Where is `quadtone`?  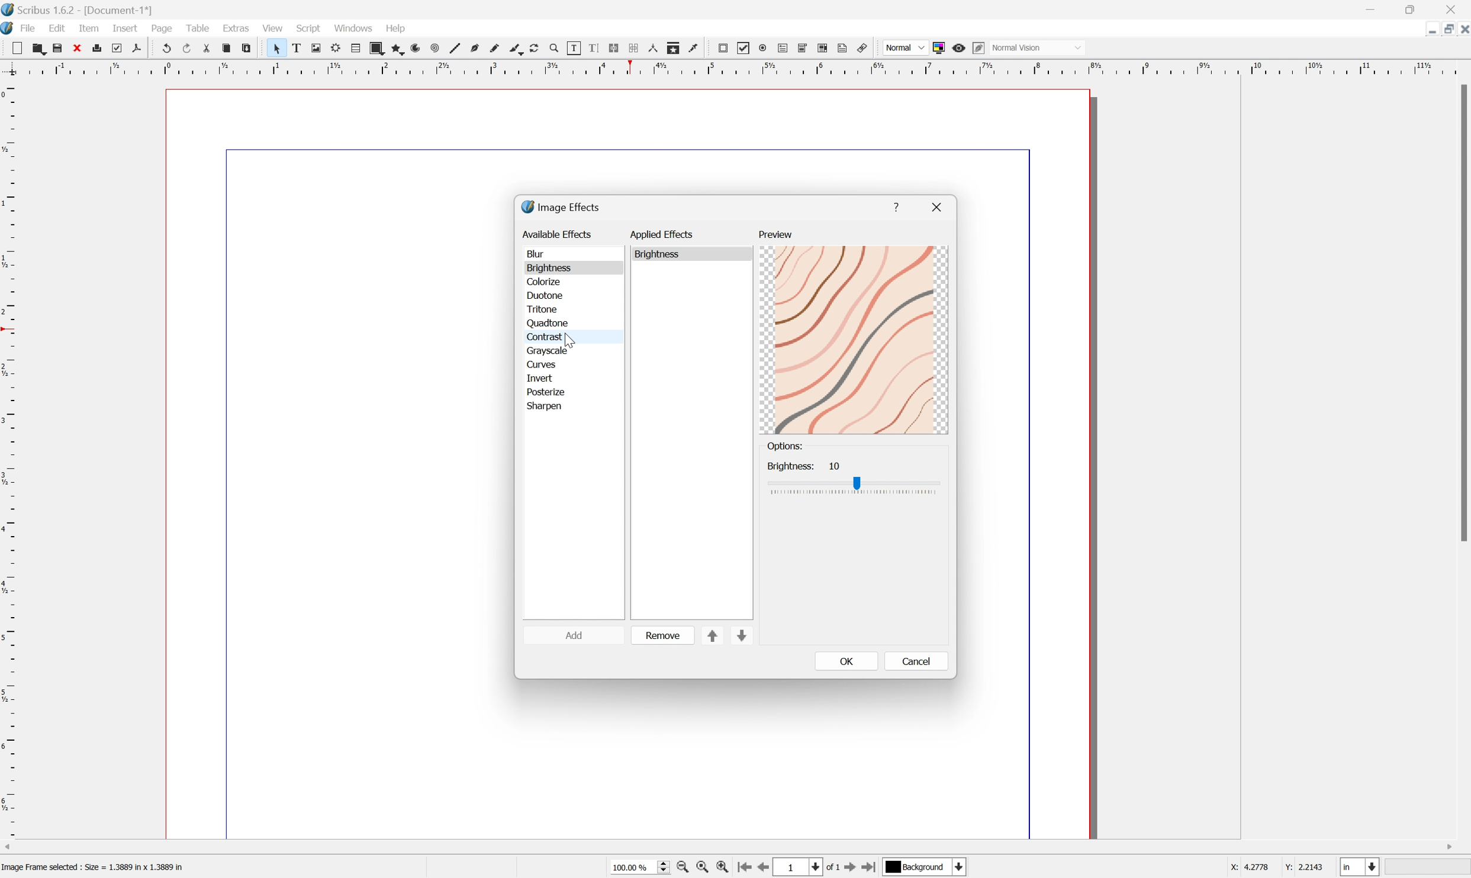
quadtone is located at coordinates (546, 321).